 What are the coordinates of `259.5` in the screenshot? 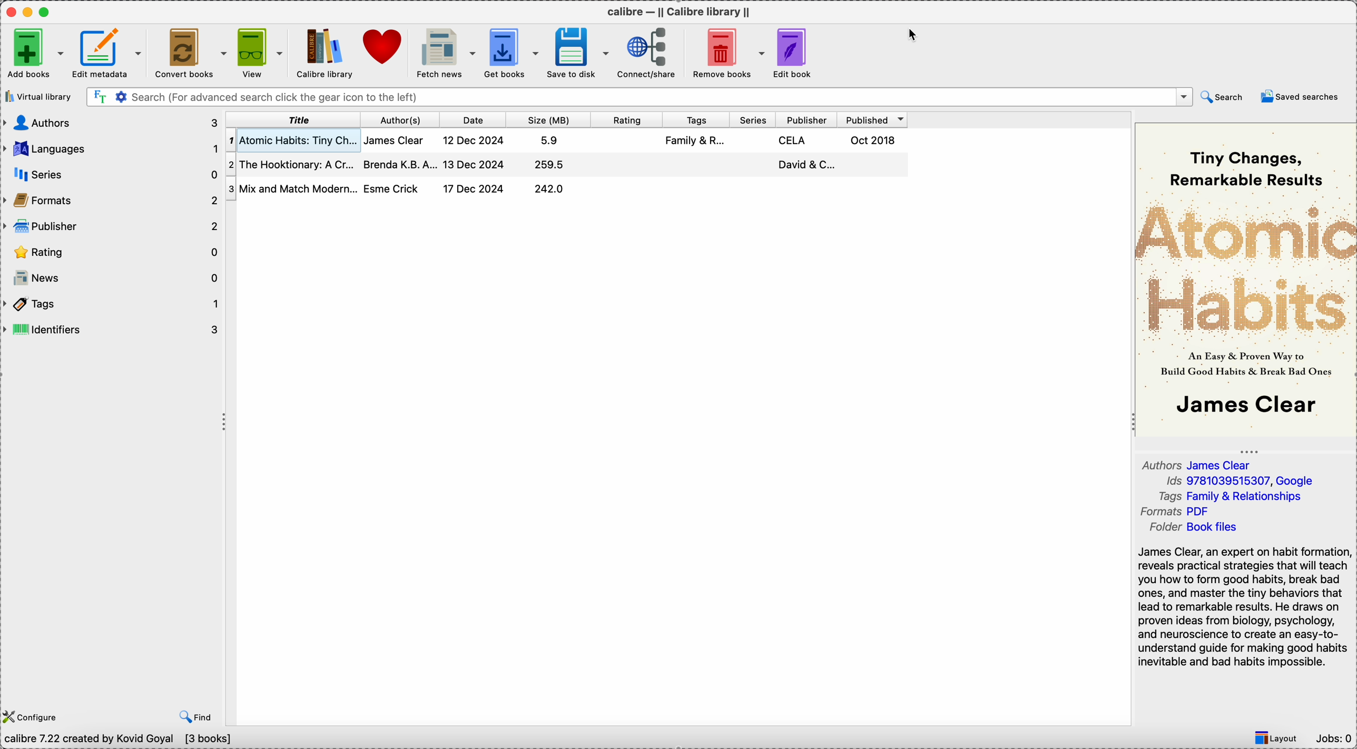 It's located at (548, 164).